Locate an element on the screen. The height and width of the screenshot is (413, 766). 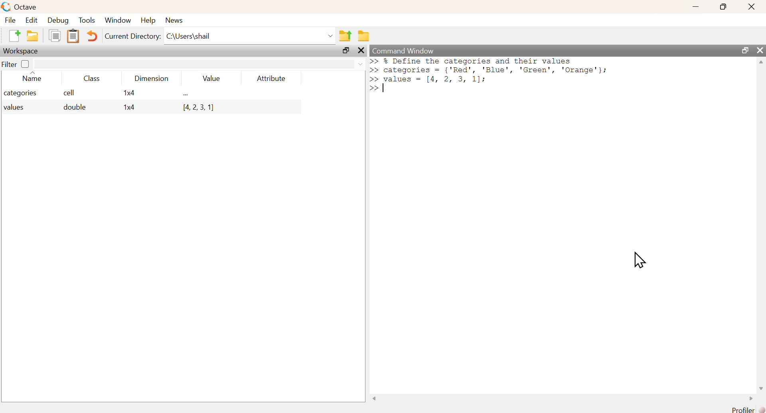
Folder is located at coordinates (363, 36).